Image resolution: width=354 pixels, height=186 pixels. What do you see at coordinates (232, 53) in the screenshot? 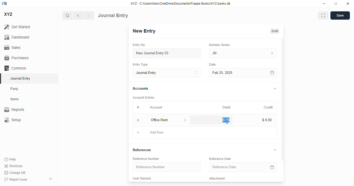
I see `JV-` at bounding box center [232, 53].